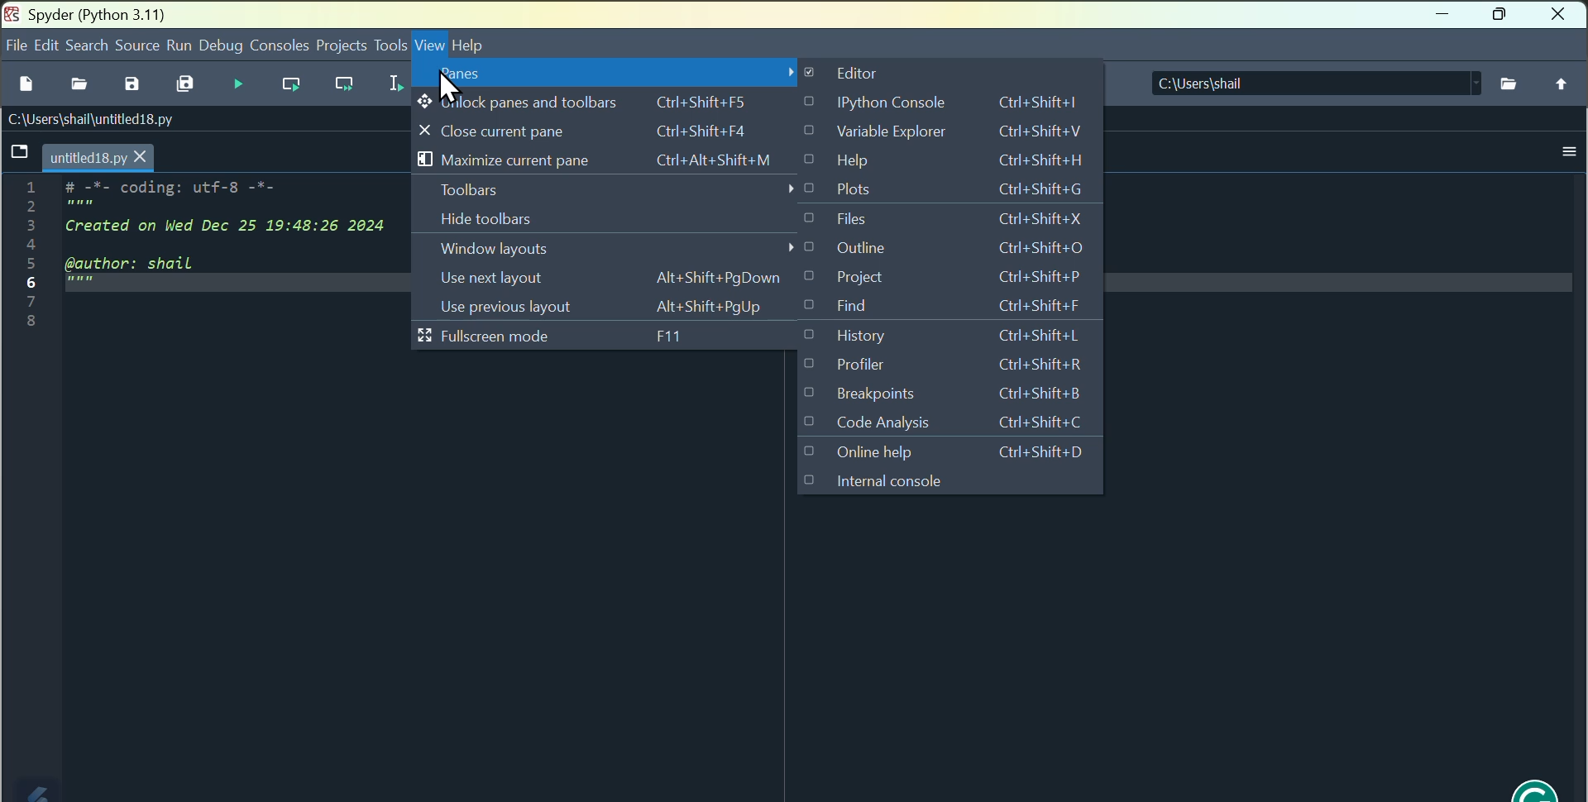 The image size is (1588, 802). Describe the element at coordinates (958, 249) in the screenshot. I see `Outline` at that location.